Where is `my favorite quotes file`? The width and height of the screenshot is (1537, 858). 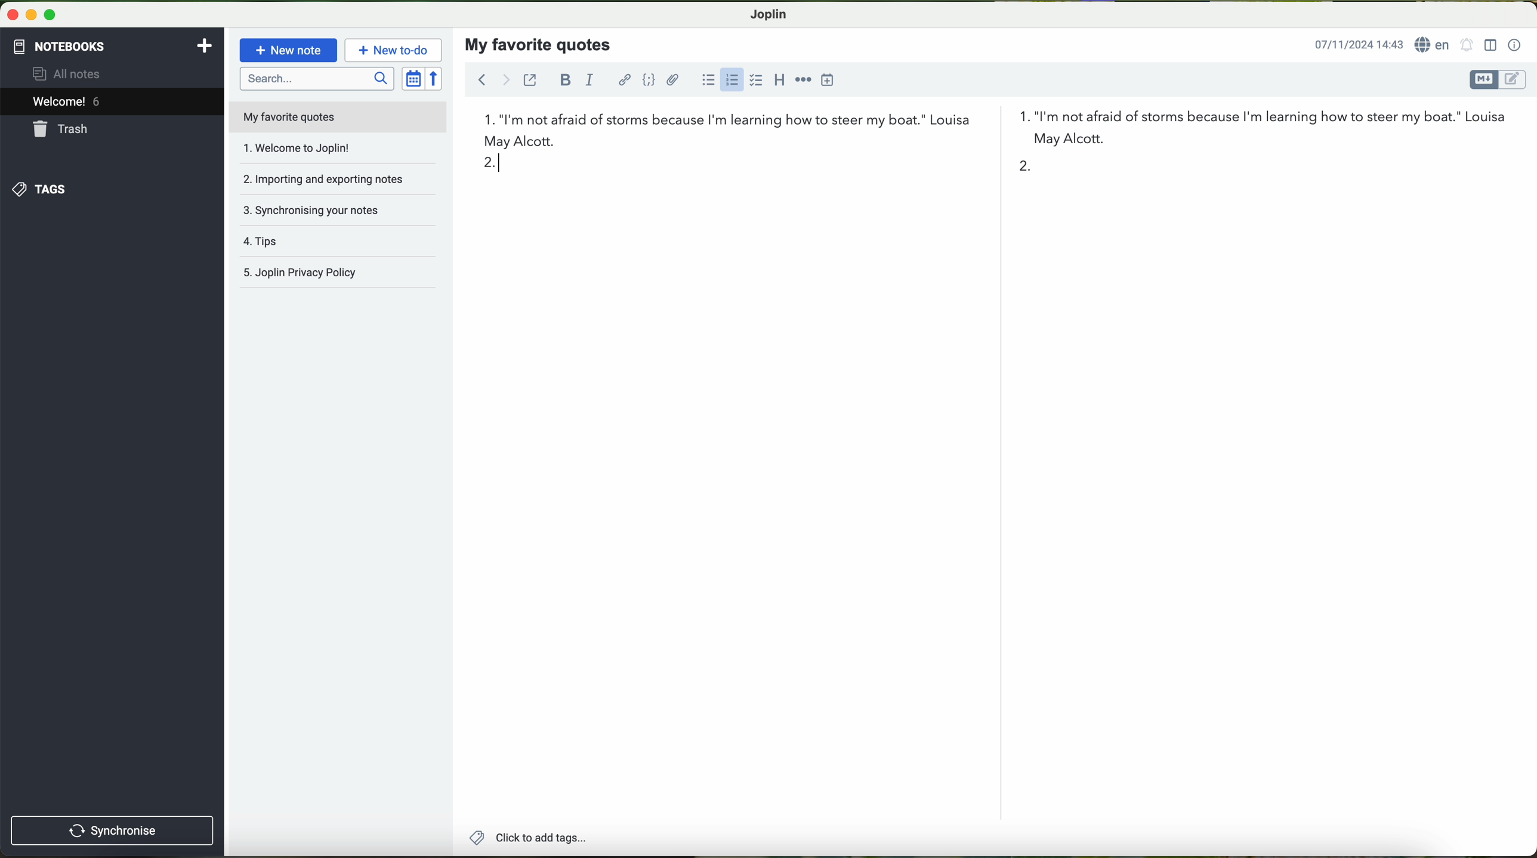 my favorite quotes file is located at coordinates (291, 118).